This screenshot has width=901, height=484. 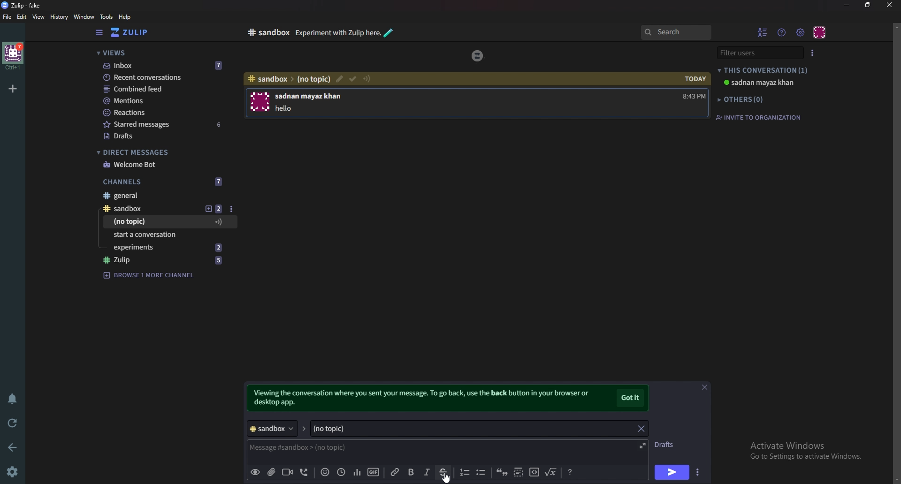 I want to click on close topic, so click(x=640, y=428).